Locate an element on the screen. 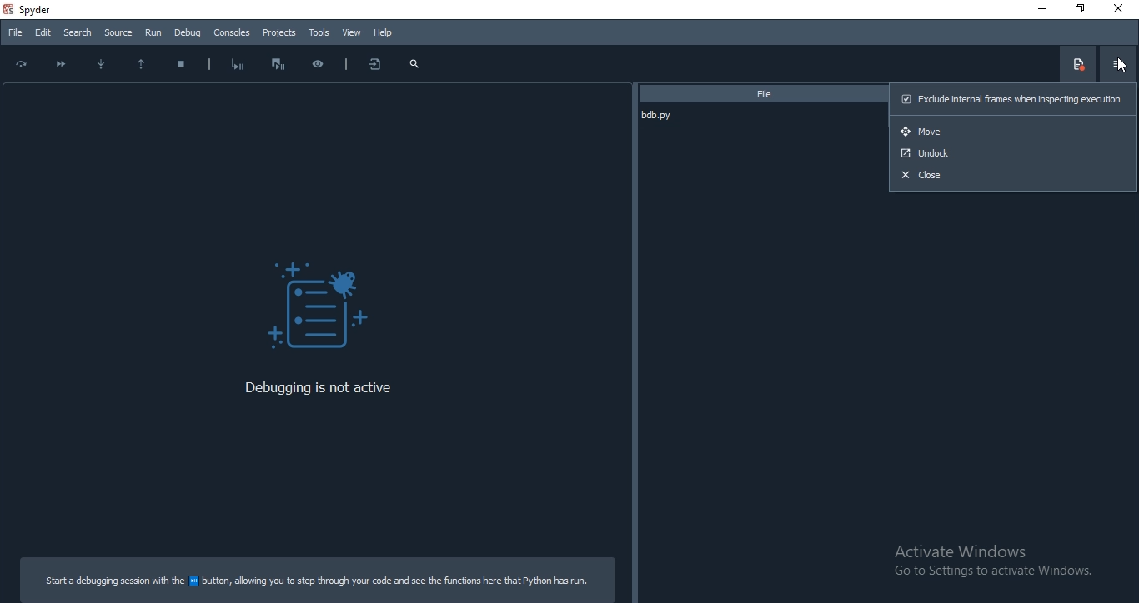  View is located at coordinates (351, 33).